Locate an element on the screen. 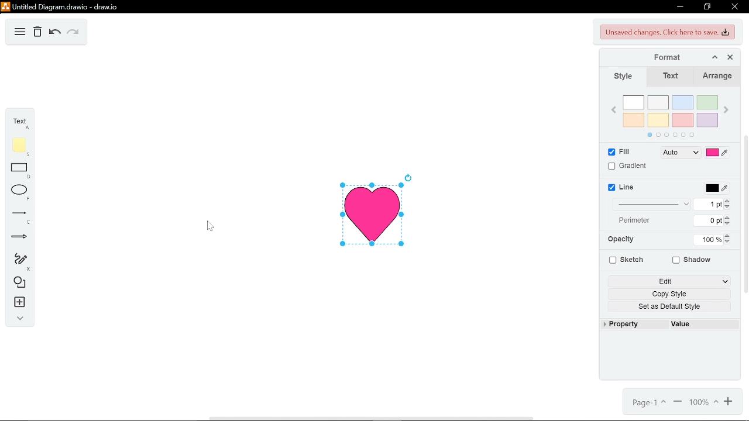 Image resolution: width=749 pixels, height=421 pixels. colors is located at coordinates (671, 115).